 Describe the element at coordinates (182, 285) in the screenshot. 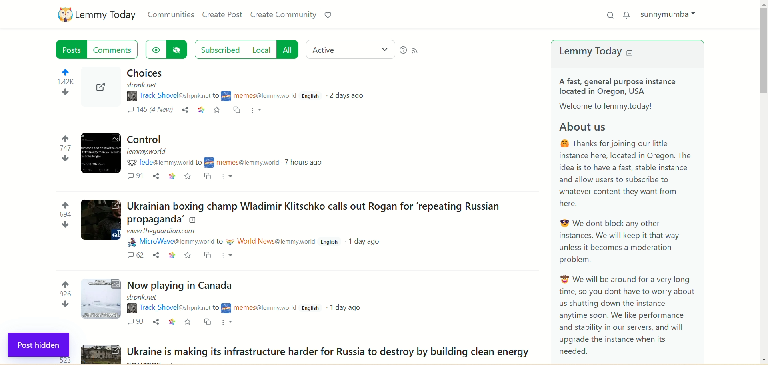

I see `Post on "Now playing in Canada"` at that location.